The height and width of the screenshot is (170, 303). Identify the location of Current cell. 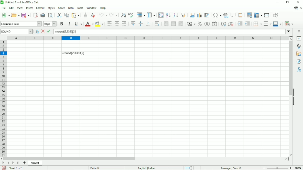
(16, 32).